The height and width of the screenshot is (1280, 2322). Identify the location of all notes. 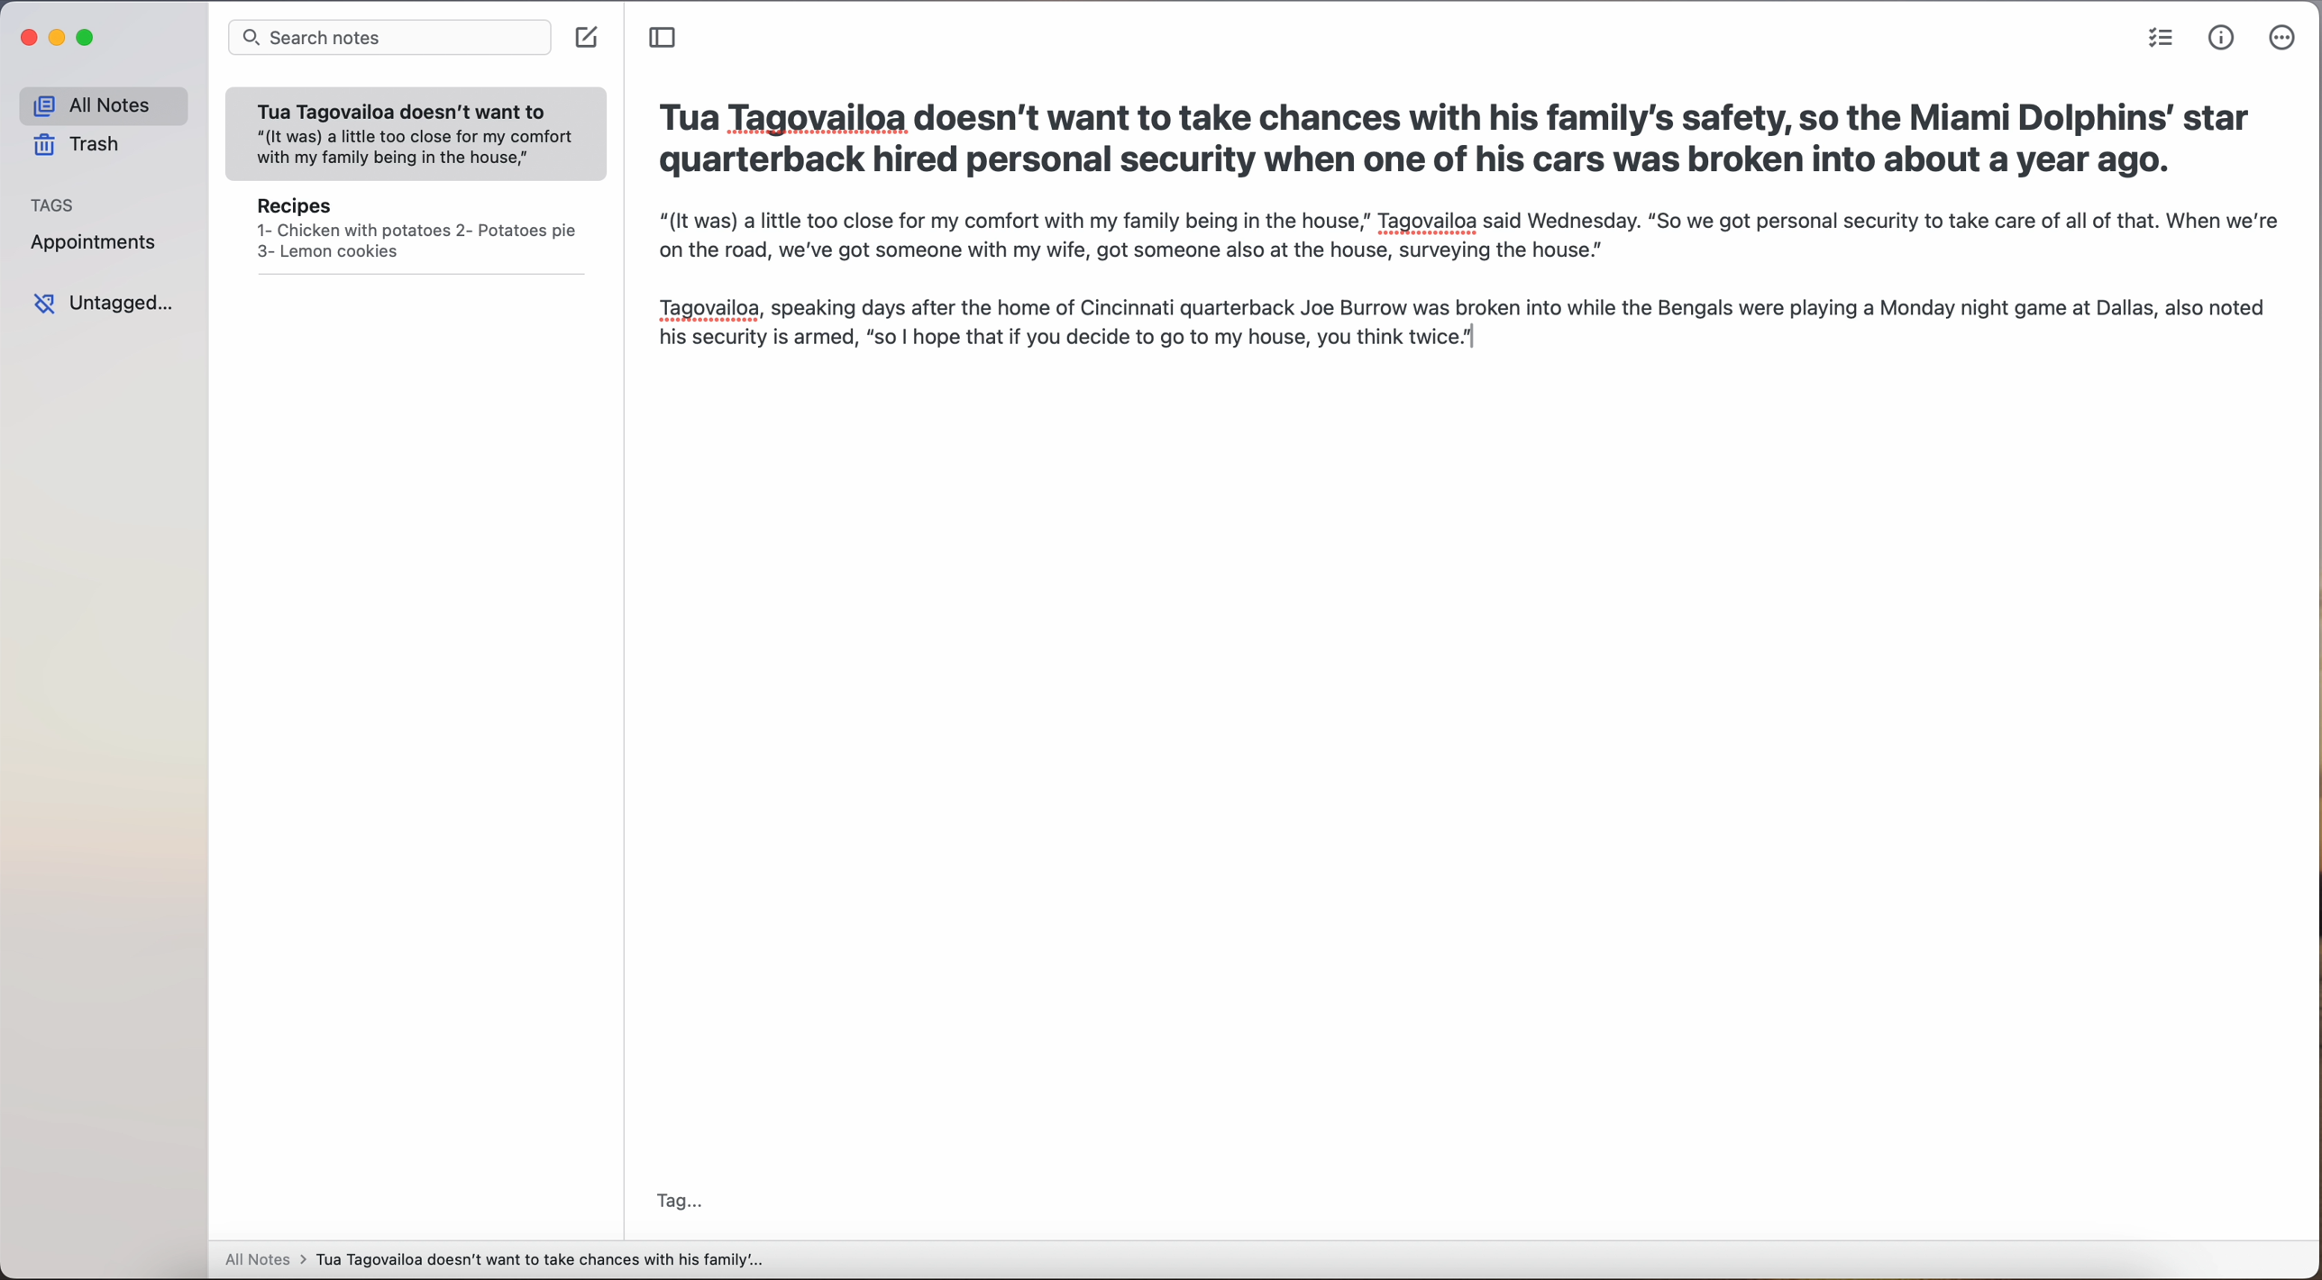
(98, 104).